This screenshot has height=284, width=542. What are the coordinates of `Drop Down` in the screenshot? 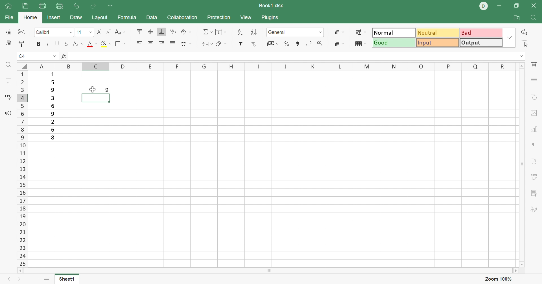 It's located at (321, 32).